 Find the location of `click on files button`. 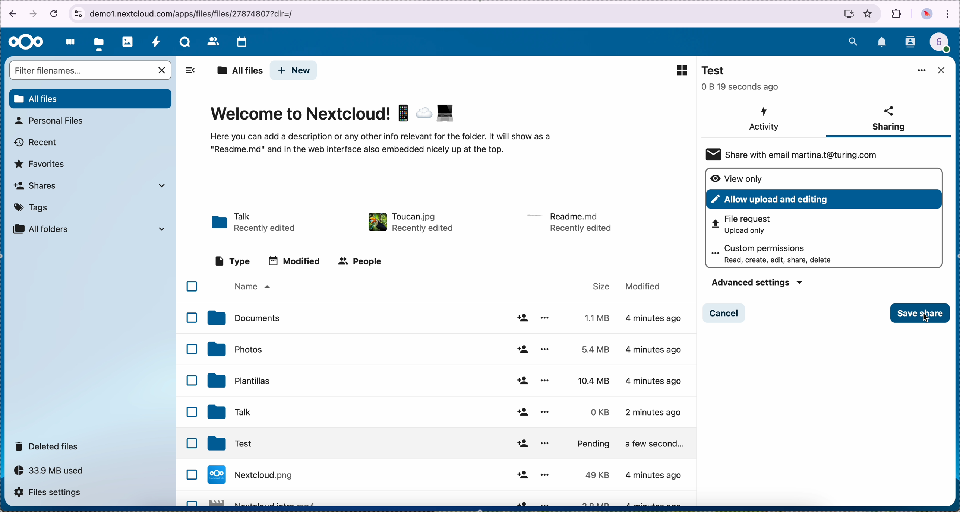

click on files button is located at coordinates (100, 42).